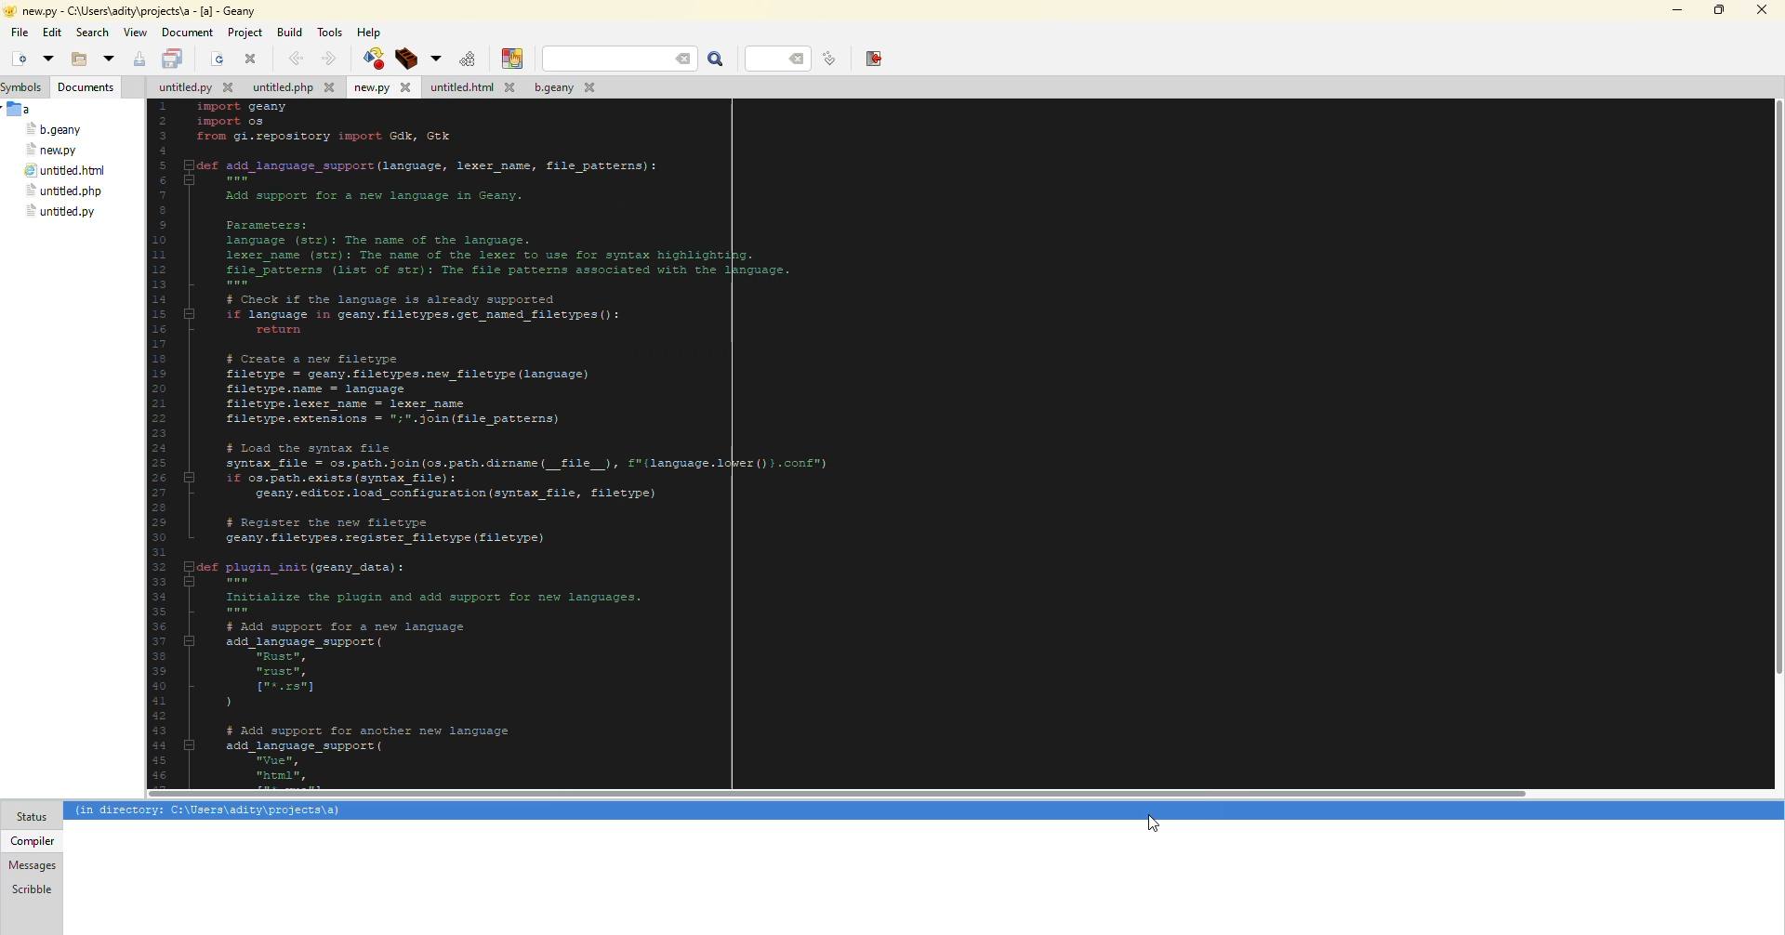 The height and width of the screenshot is (935, 1785). What do you see at coordinates (31, 840) in the screenshot?
I see `compiler` at bounding box center [31, 840].